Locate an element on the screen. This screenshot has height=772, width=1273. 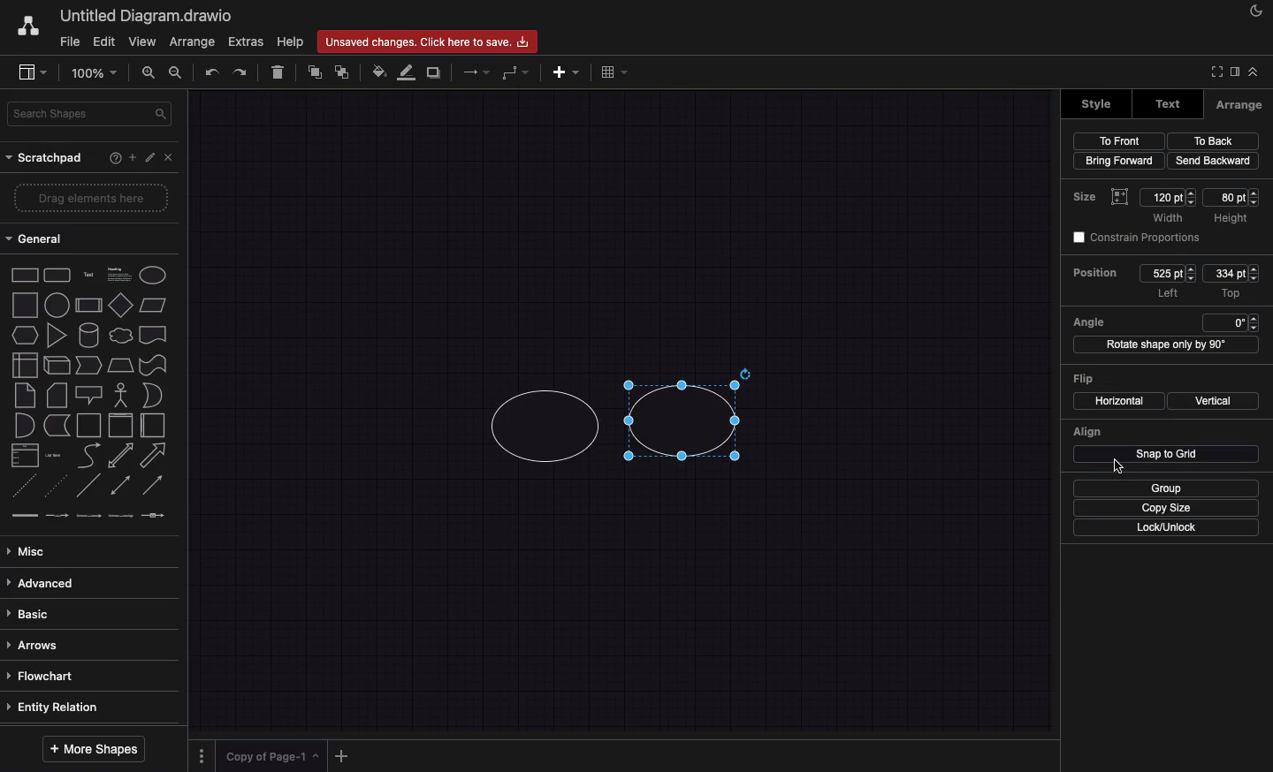
edit is located at coordinates (149, 157).